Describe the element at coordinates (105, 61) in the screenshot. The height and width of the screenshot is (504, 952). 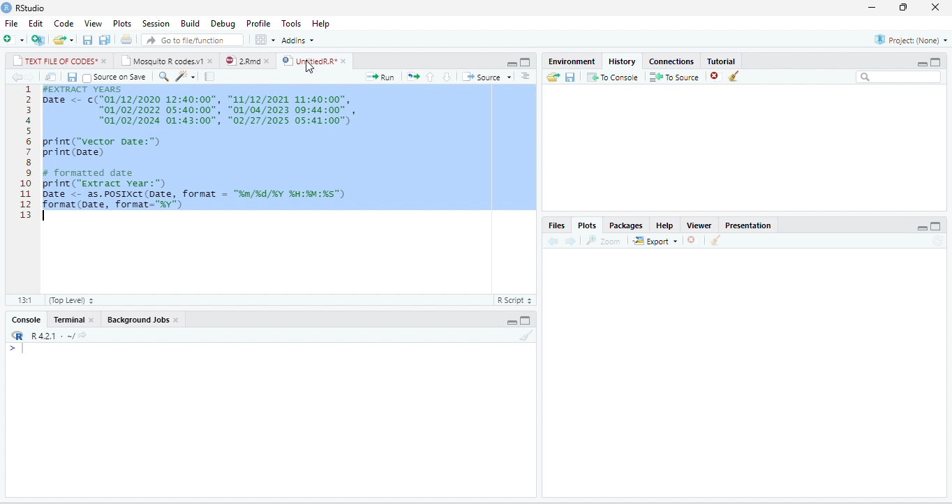
I see `close` at that location.